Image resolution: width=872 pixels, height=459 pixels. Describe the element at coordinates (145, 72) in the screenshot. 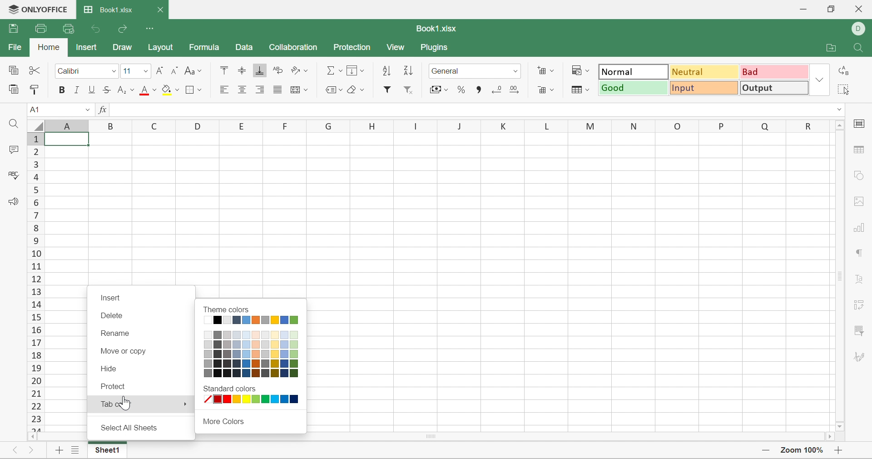

I see `Fonts dropdown` at that location.